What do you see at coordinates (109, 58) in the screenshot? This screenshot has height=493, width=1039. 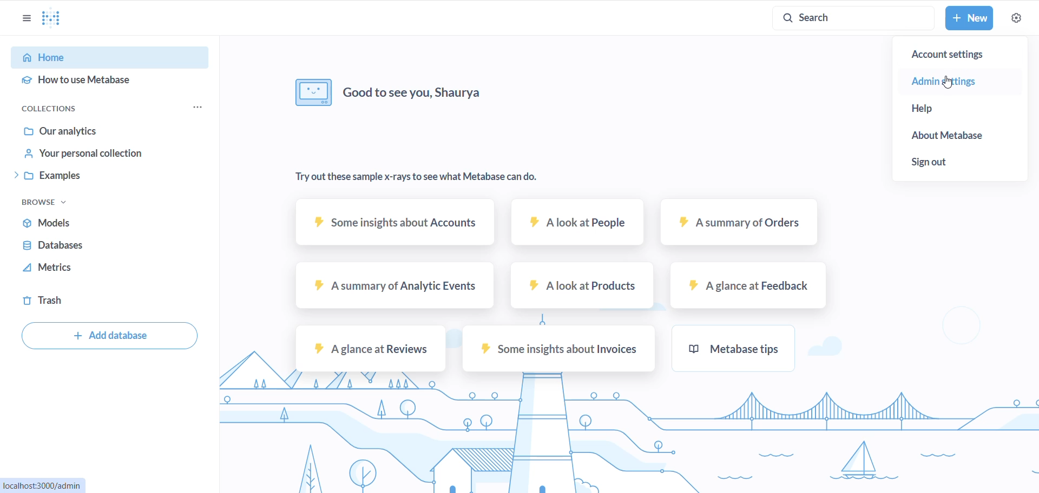 I see `HOME` at bounding box center [109, 58].